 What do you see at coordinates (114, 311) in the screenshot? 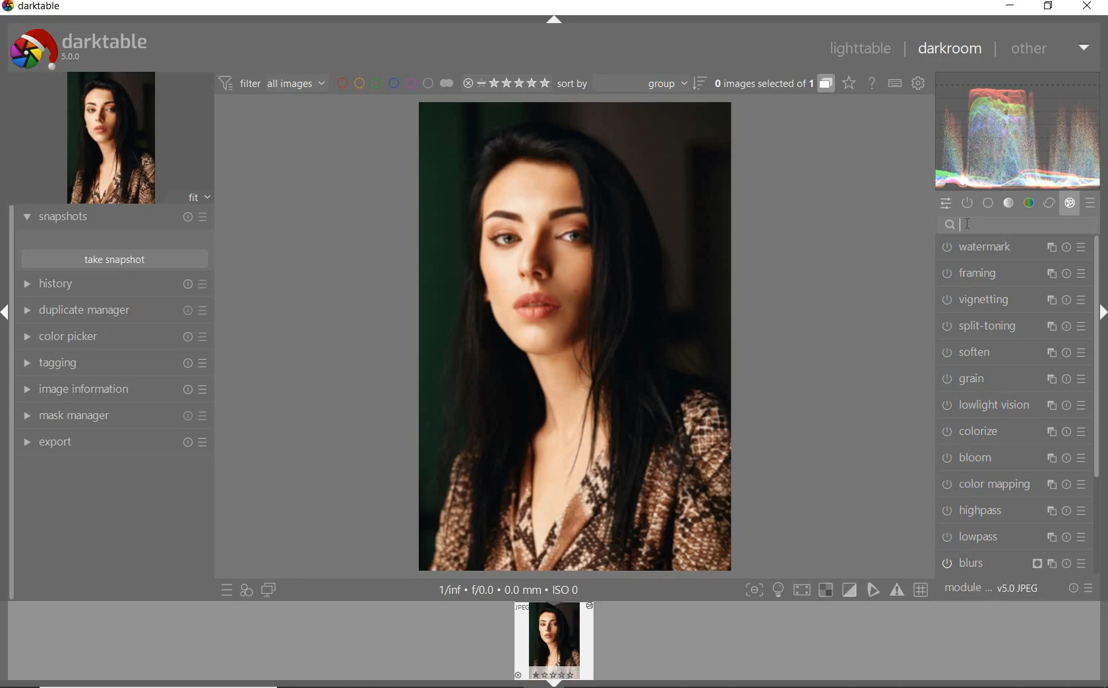
I see `duplicate manager` at bounding box center [114, 311].